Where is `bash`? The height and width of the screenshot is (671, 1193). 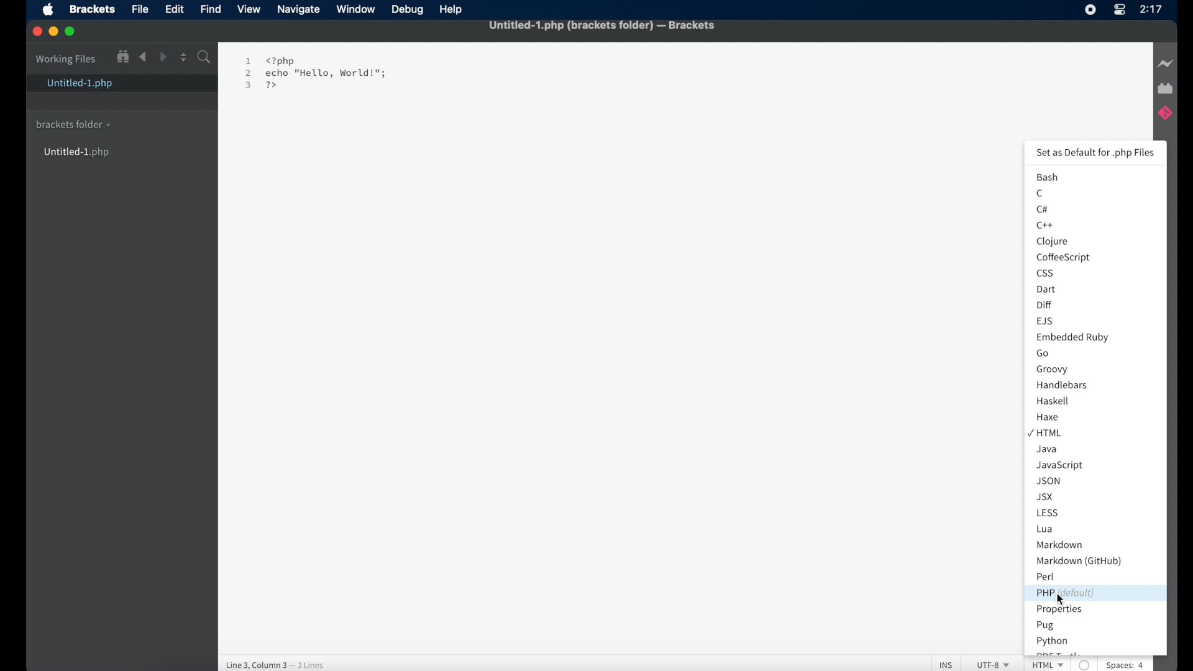
bash is located at coordinates (1049, 178).